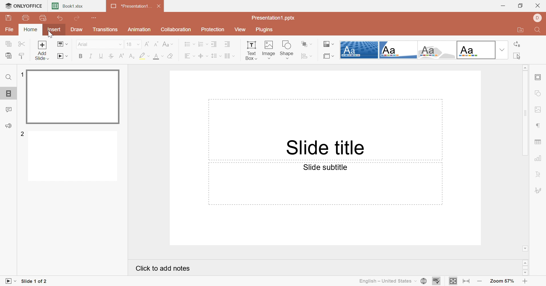  What do you see at coordinates (539, 78) in the screenshot?
I see `Slide settings` at bounding box center [539, 78].